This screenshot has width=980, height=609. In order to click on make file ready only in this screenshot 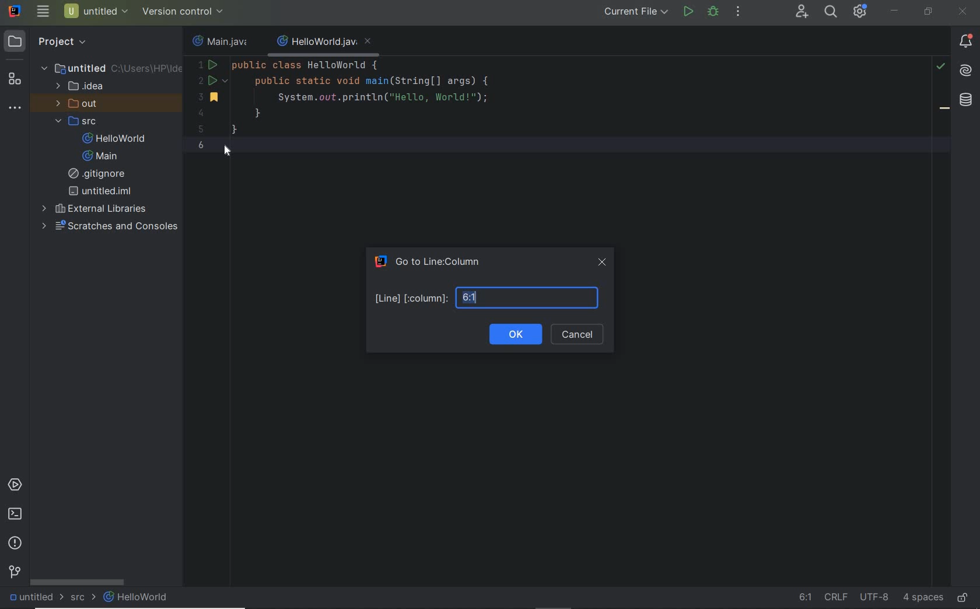, I will do `click(965, 598)`.